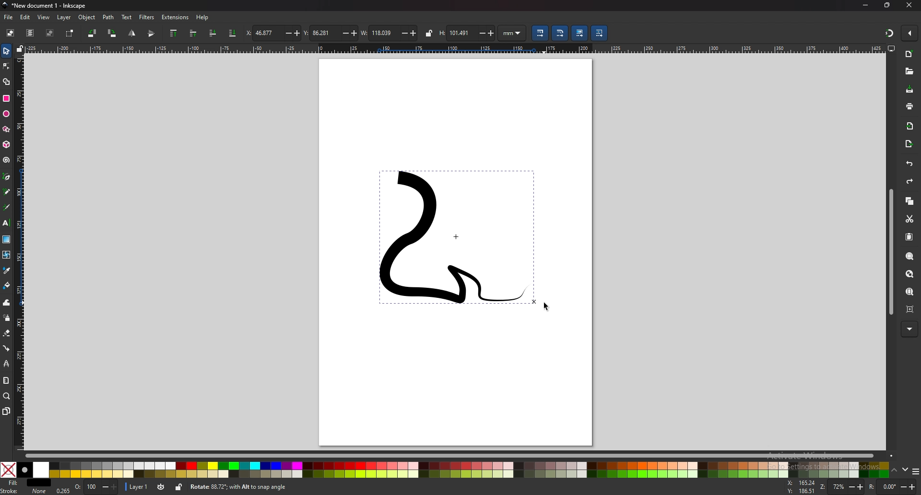 This screenshot has width=921, height=495. What do you see at coordinates (460, 454) in the screenshot?
I see `scroll bar` at bounding box center [460, 454].